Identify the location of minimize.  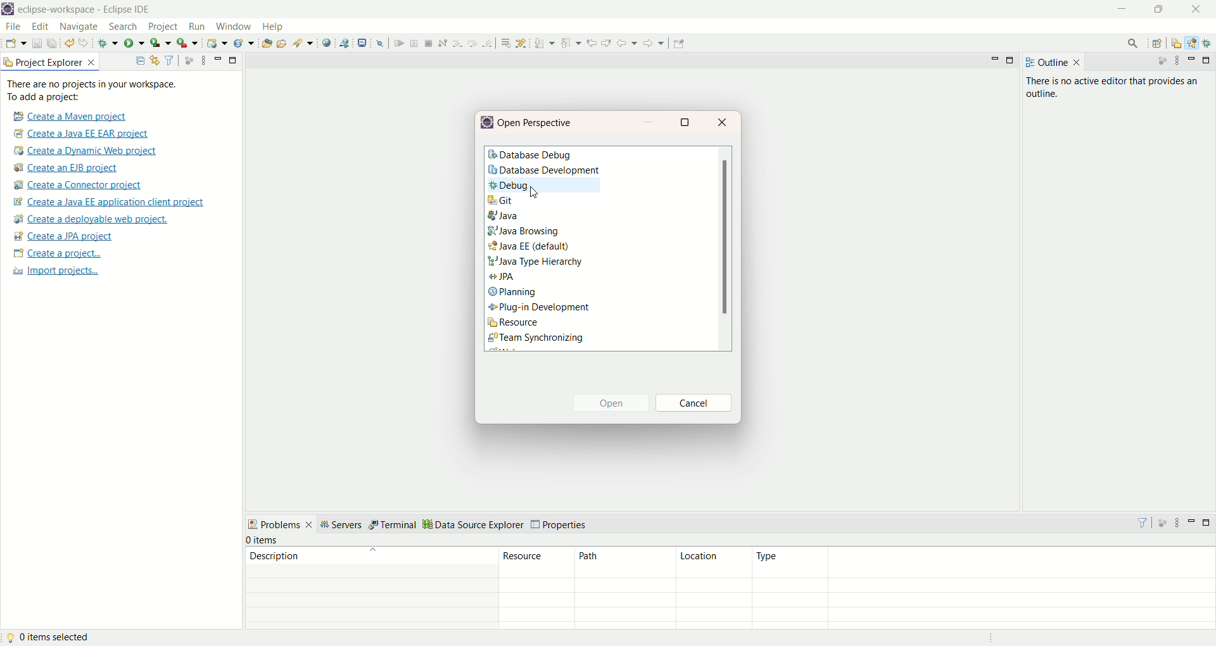
(653, 122).